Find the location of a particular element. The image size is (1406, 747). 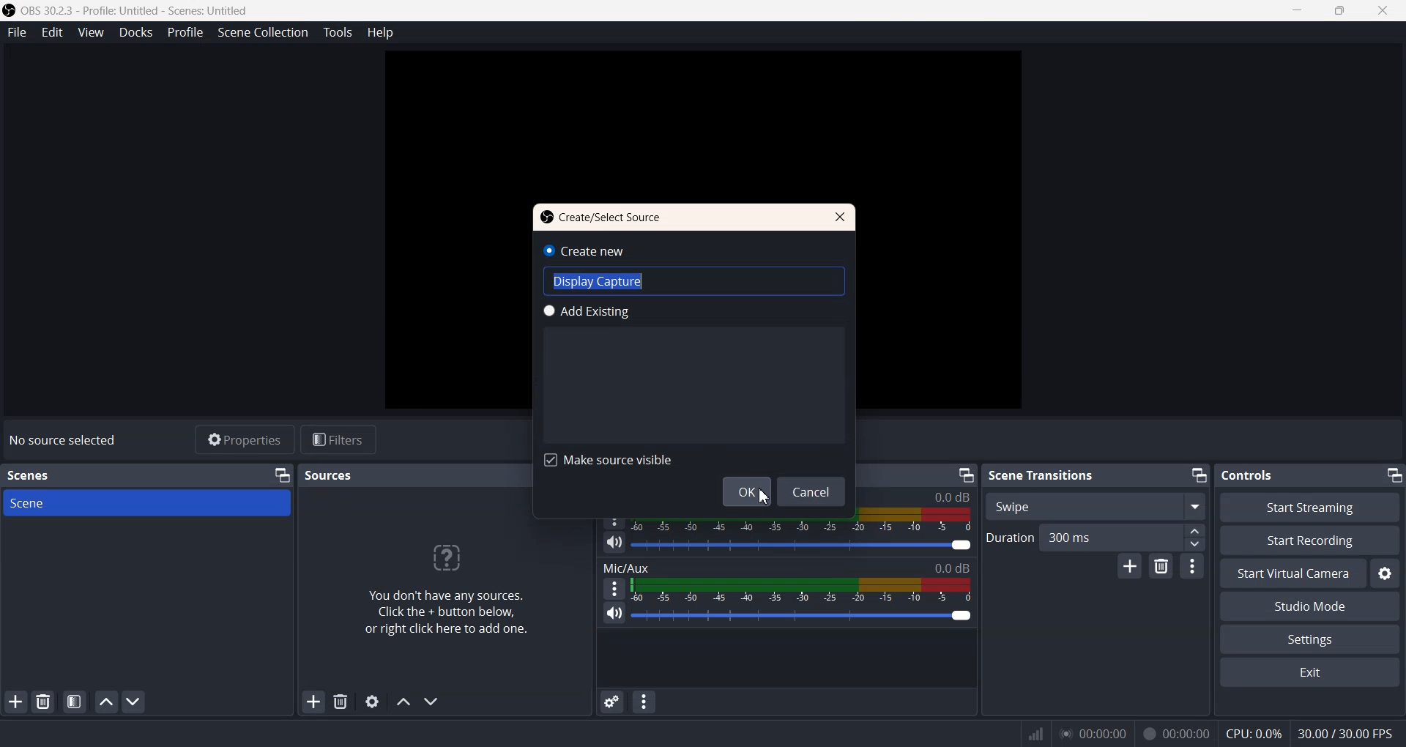

Minimize is located at coordinates (1392, 475).